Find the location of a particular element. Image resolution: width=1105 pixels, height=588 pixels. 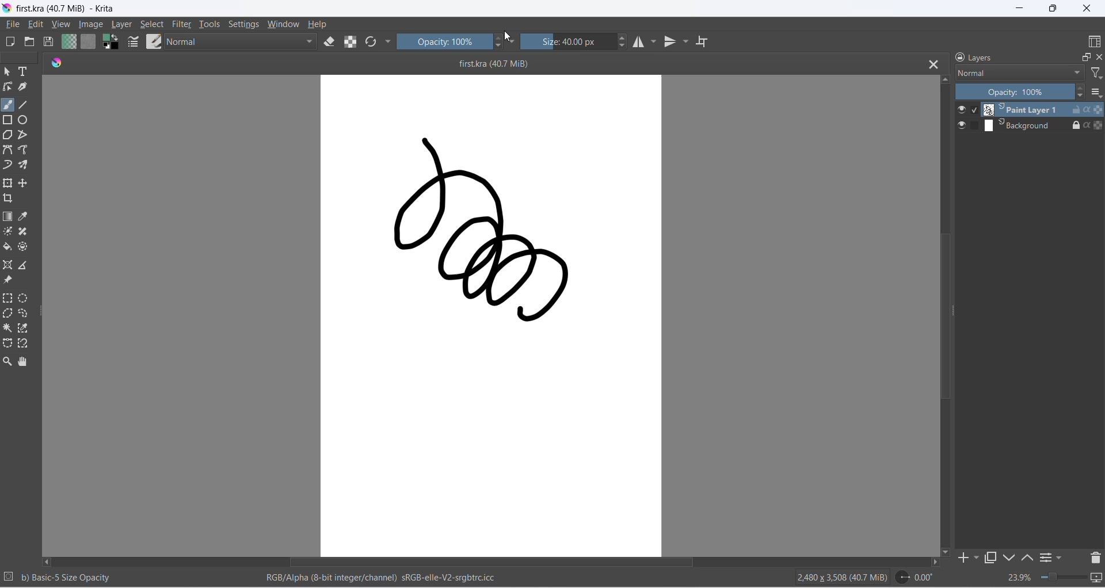

transform a layer is located at coordinates (8, 183).